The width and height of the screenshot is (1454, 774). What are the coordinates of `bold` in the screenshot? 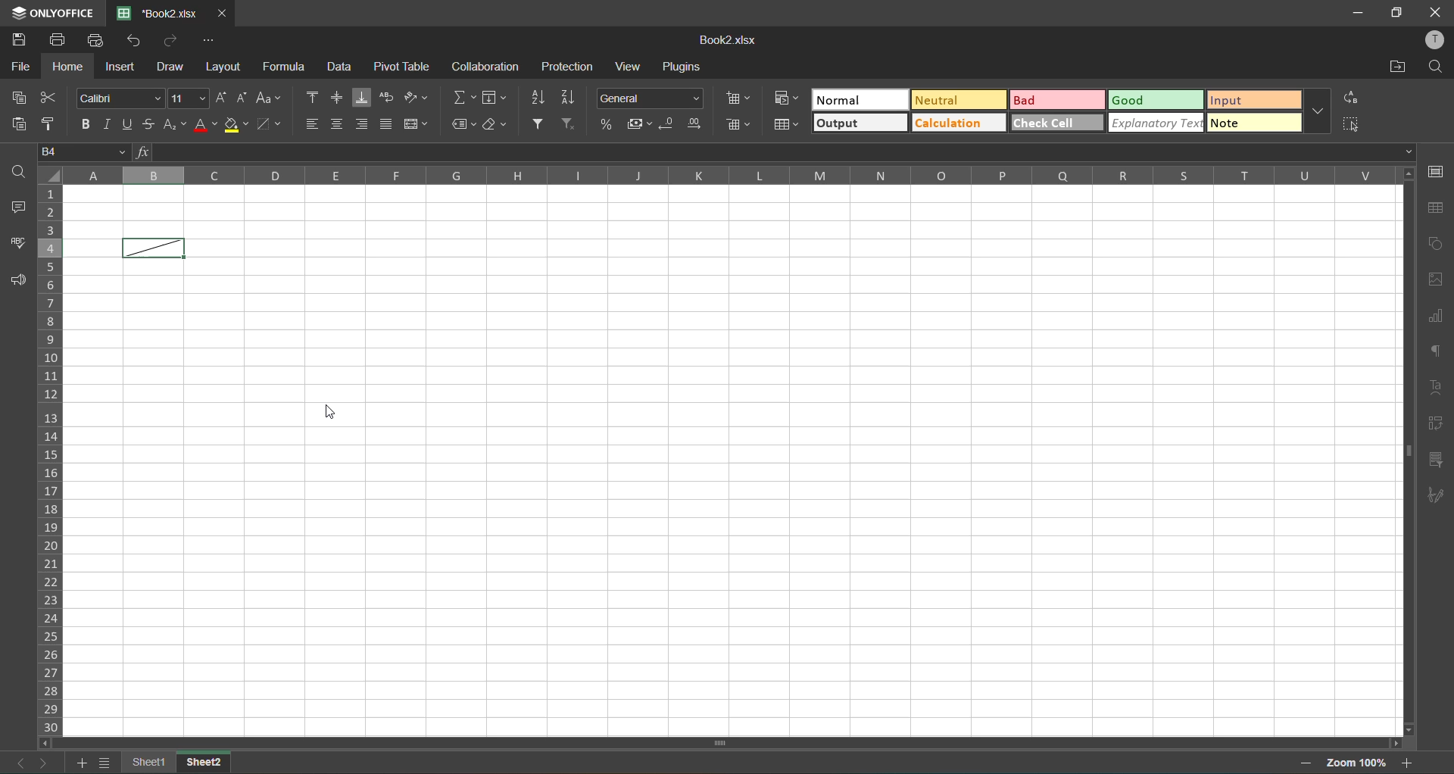 It's located at (86, 124).